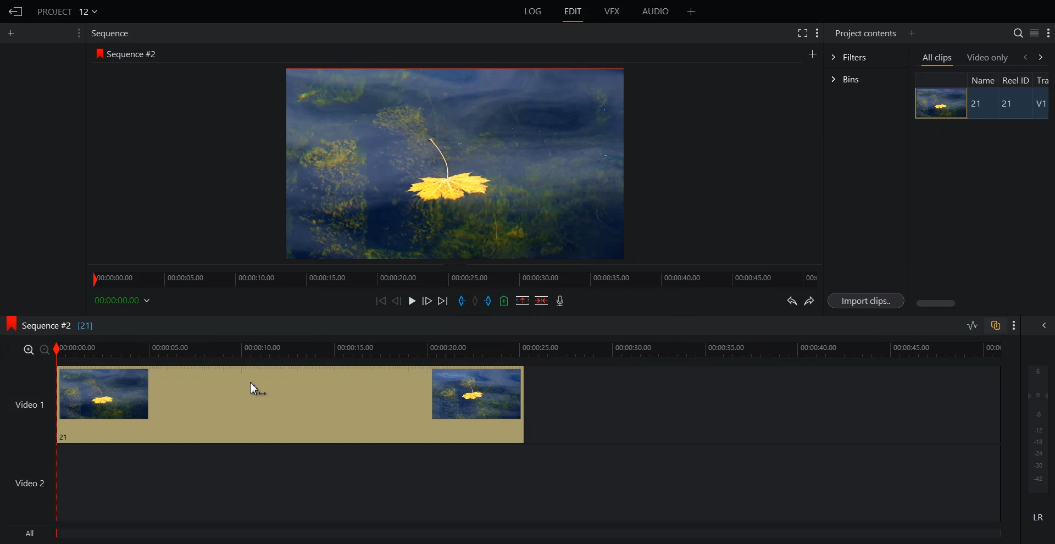  I want to click on zoom in/zoom out, so click(34, 349).